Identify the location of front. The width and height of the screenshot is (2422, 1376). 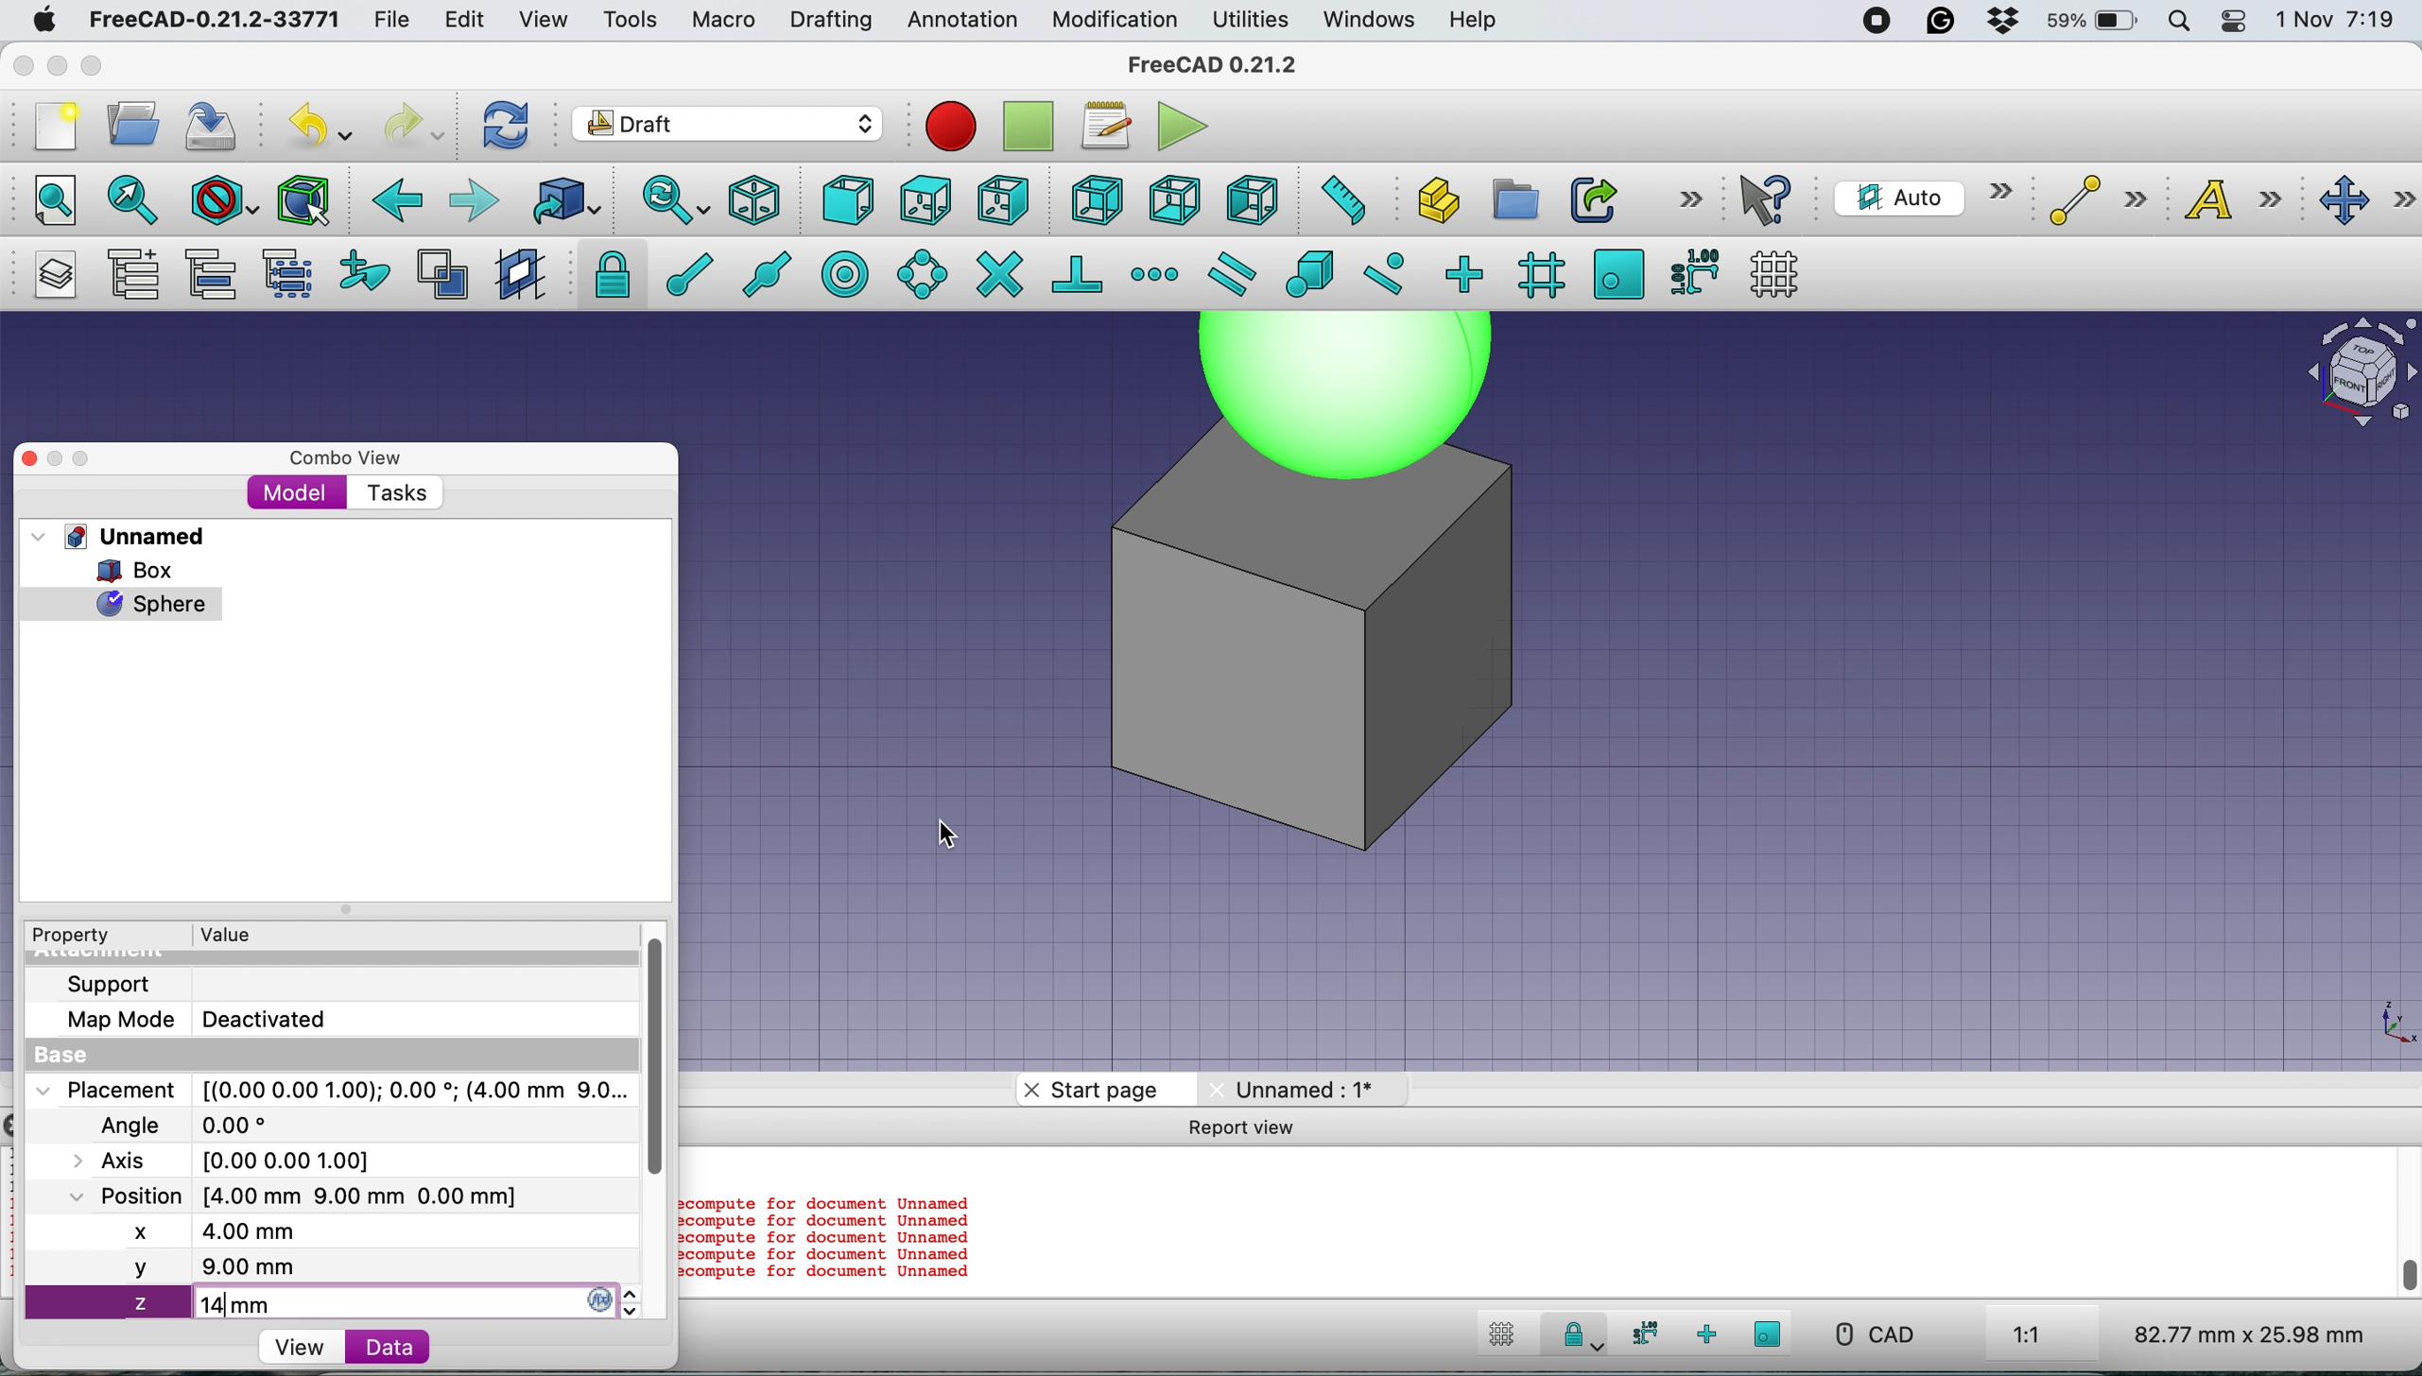
(850, 205).